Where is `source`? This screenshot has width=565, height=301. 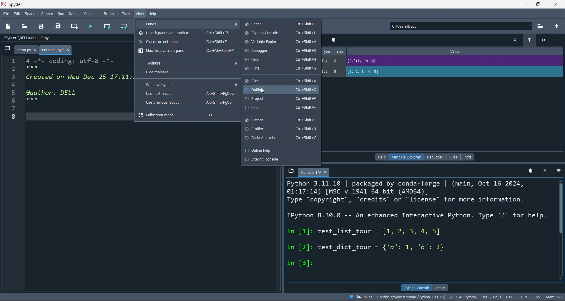 source is located at coordinates (46, 14).